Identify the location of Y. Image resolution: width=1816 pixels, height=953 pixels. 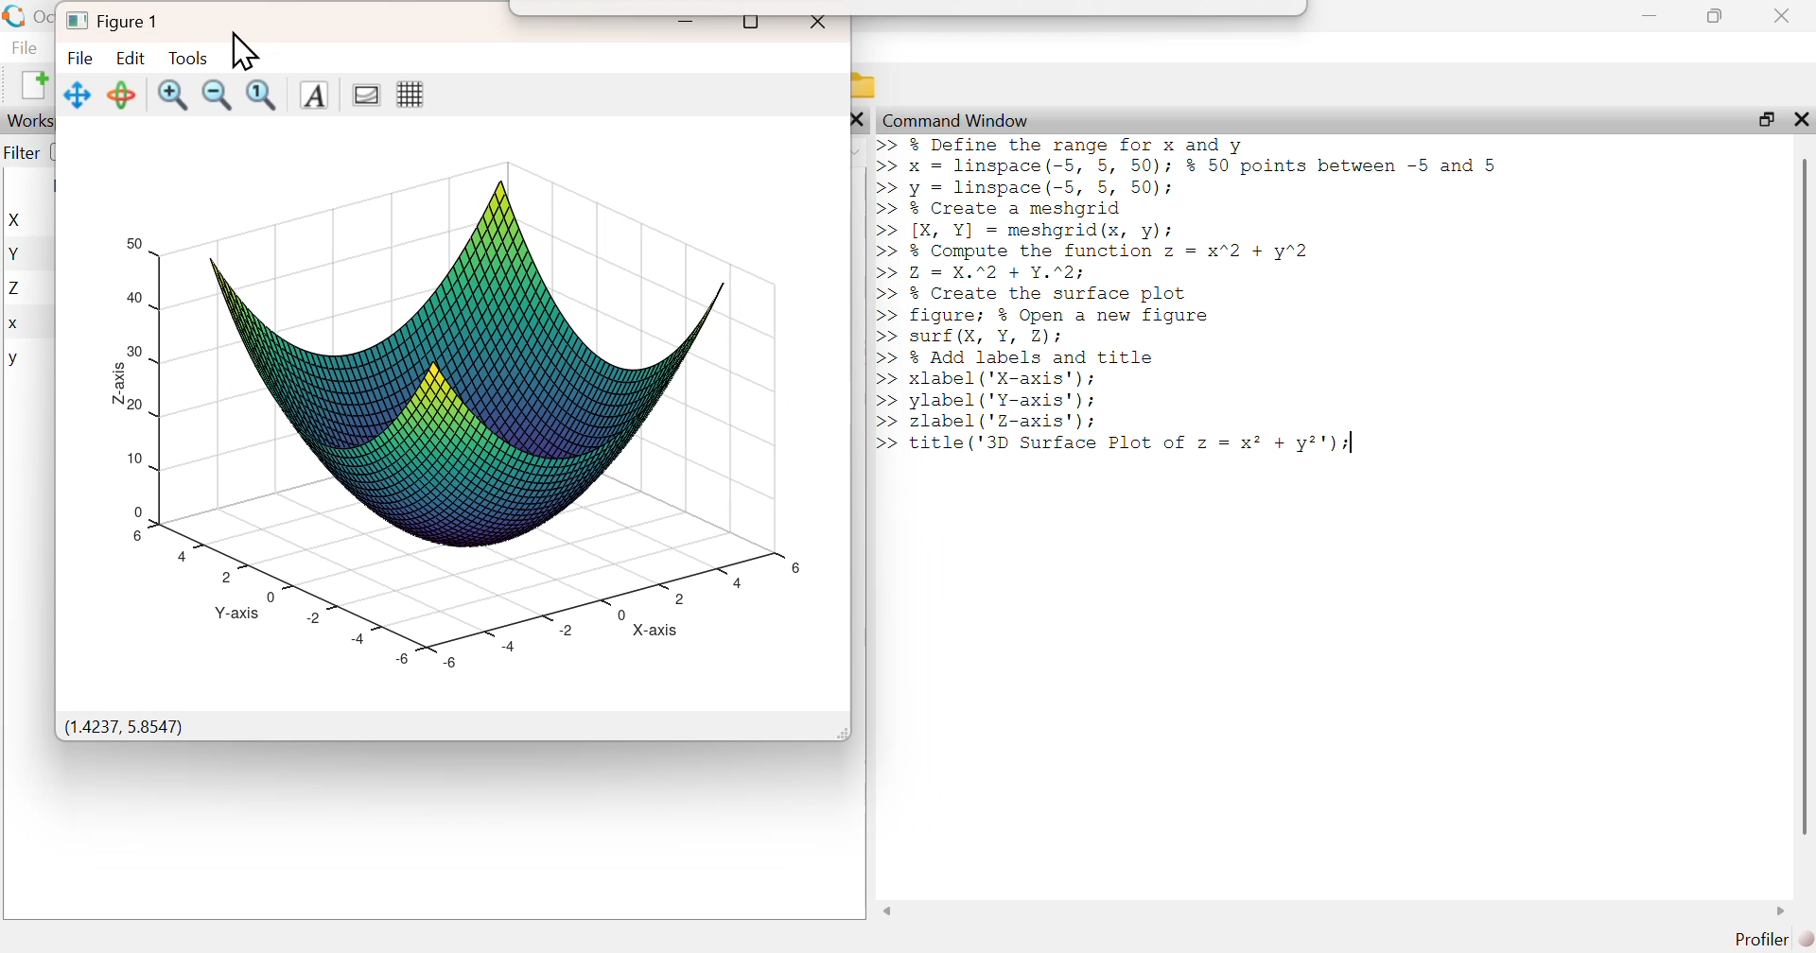
(16, 253).